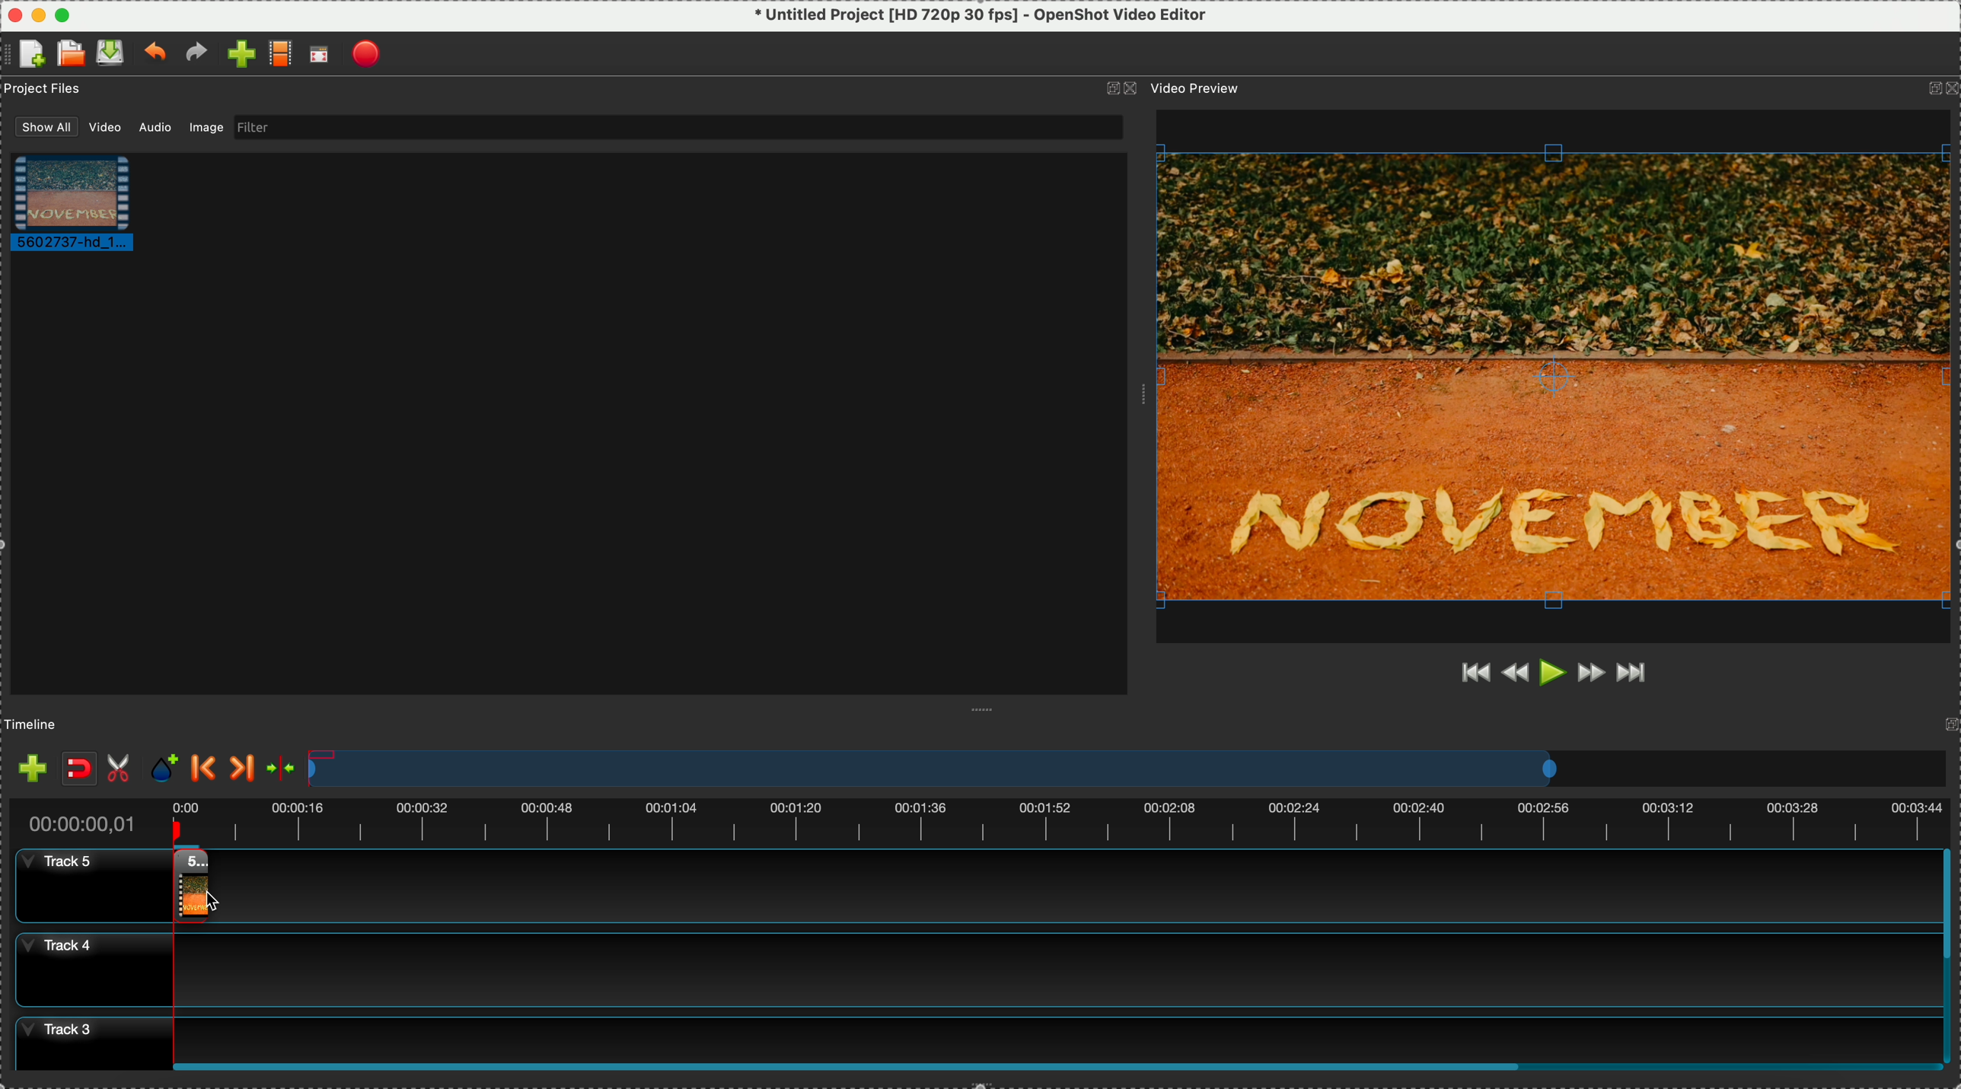 Image resolution: width=1961 pixels, height=1089 pixels. What do you see at coordinates (983, 709) in the screenshot?
I see `Window Expanding` at bounding box center [983, 709].